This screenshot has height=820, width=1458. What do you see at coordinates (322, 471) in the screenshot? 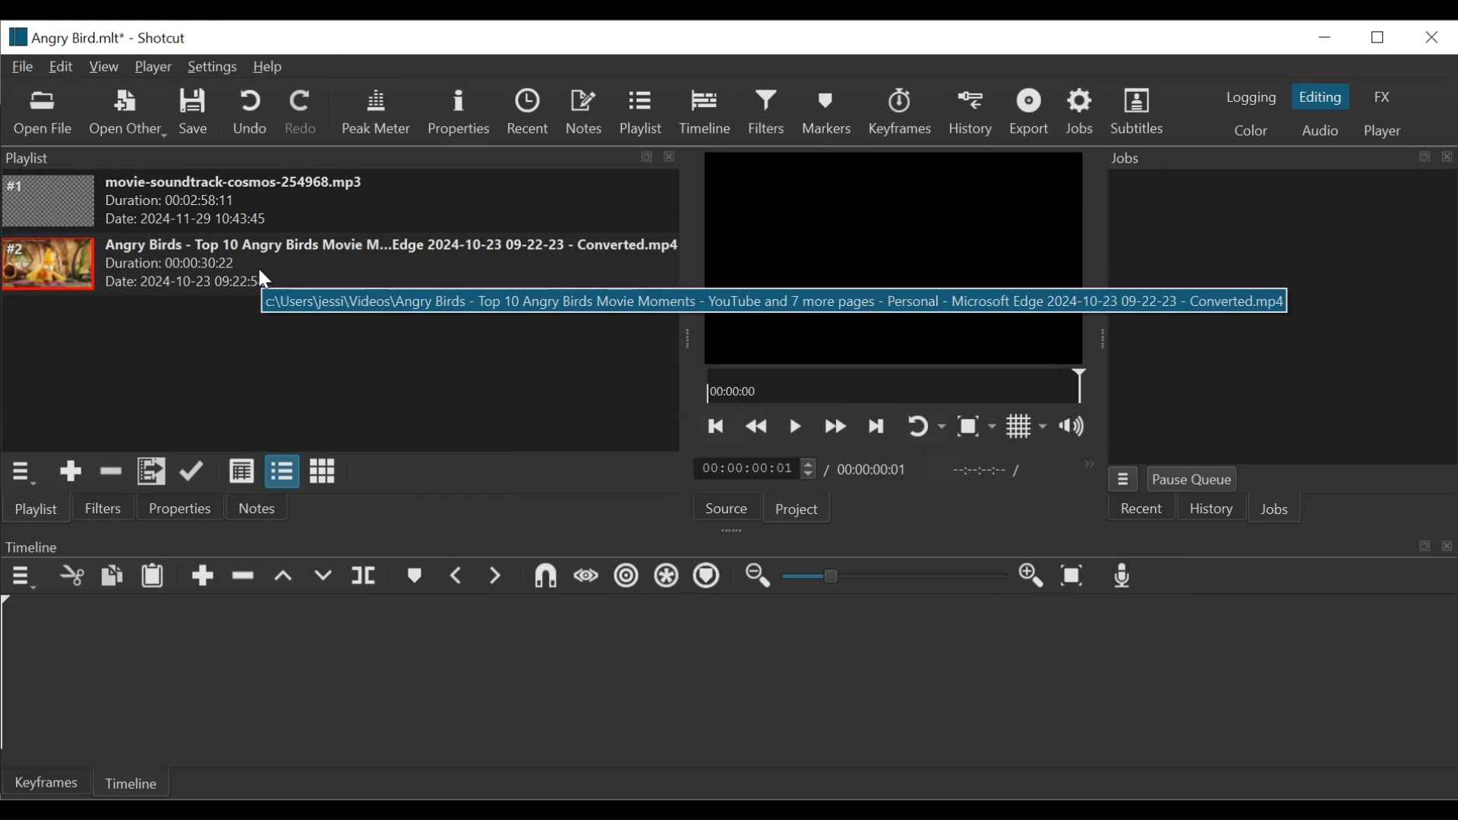
I see `View as icons` at bounding box center [322, 471].